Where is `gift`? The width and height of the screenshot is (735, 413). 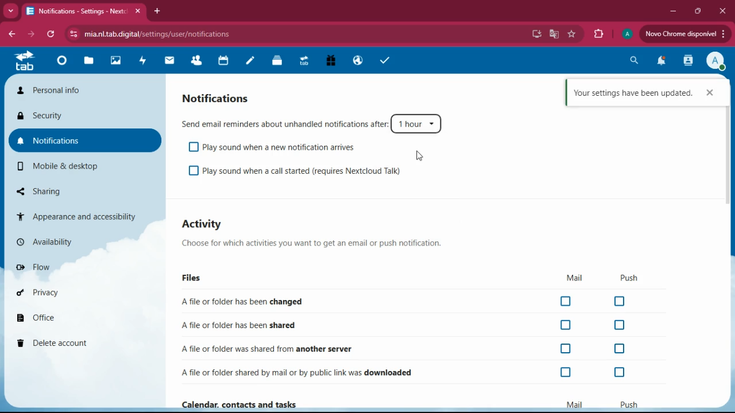 gift is located at coordinates (331, 61).